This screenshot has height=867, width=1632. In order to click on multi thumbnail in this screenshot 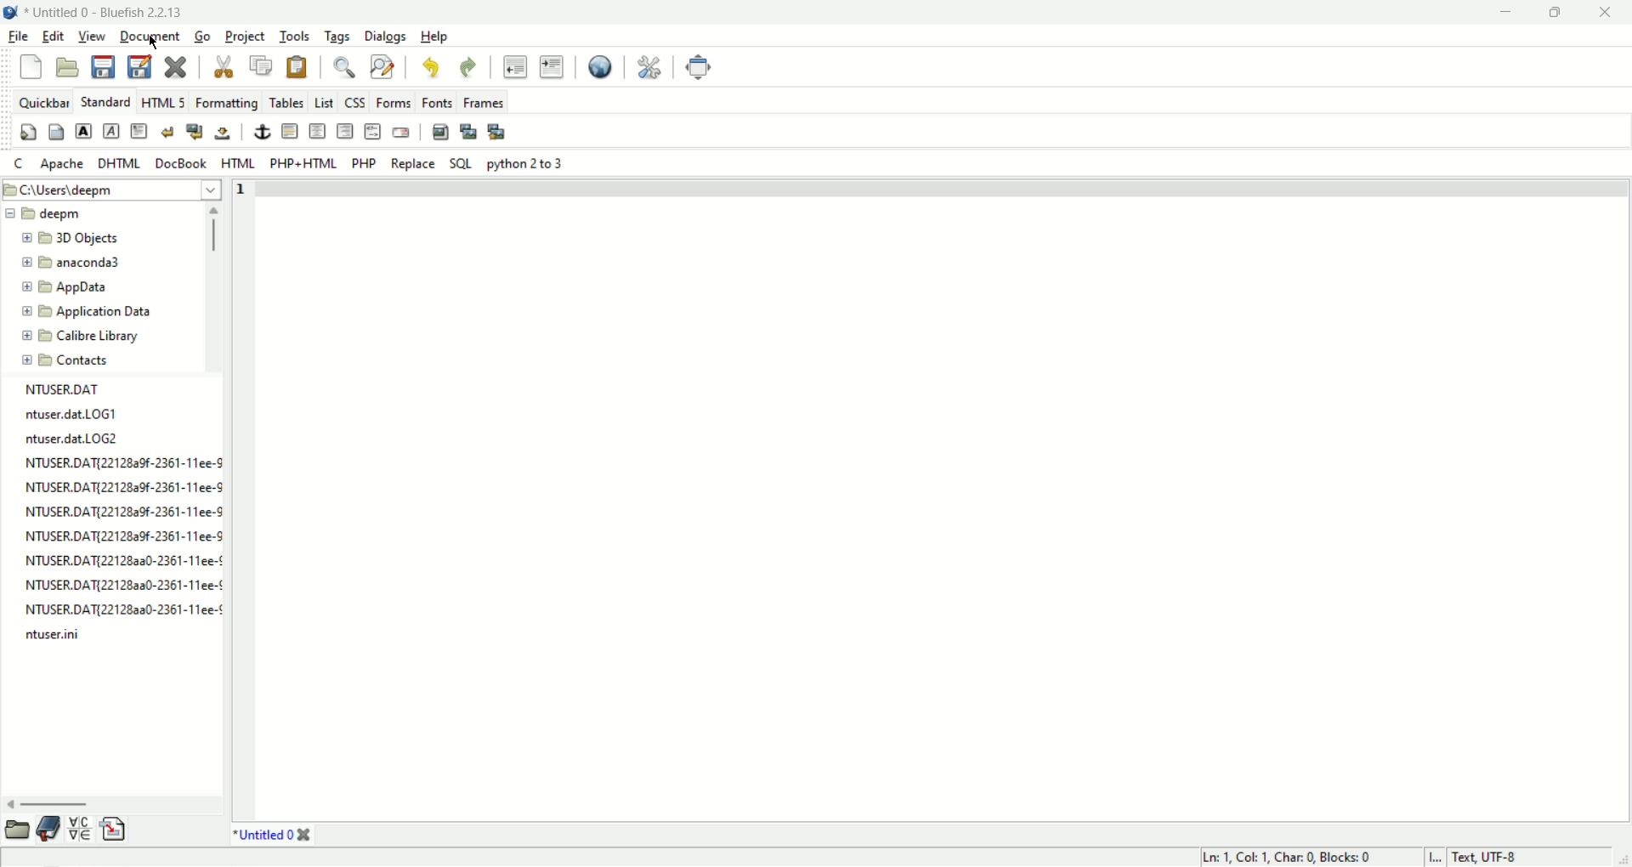, I will do `click(498, 133)`.